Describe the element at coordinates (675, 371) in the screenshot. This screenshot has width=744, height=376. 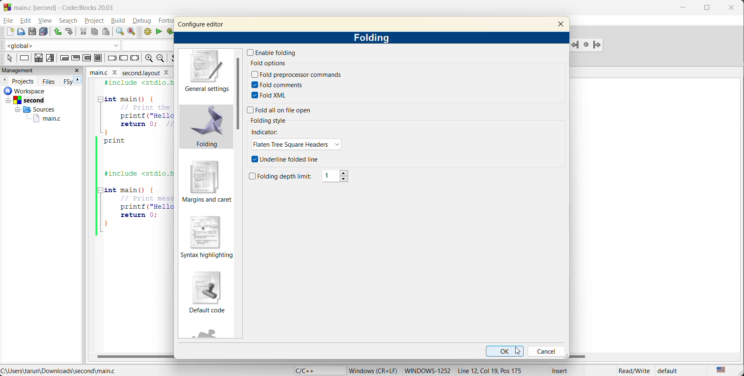
I see `default` at that location.